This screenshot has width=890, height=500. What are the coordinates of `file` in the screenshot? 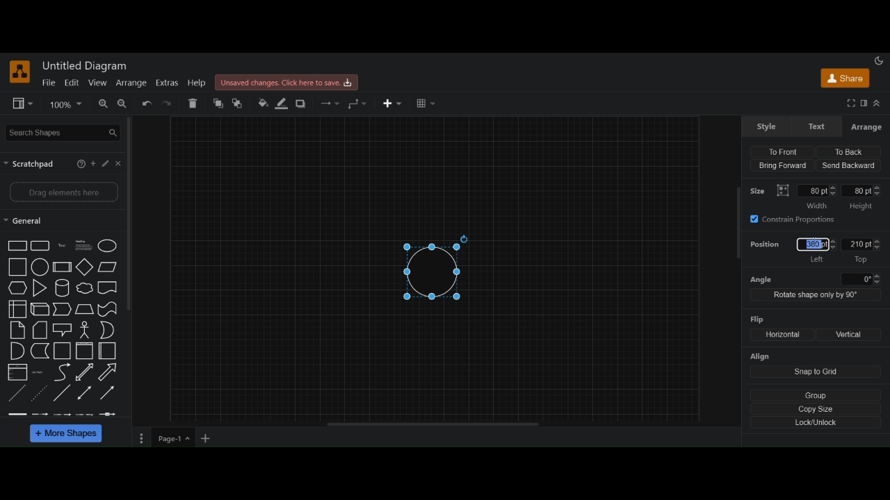 It's located at (49, 83).